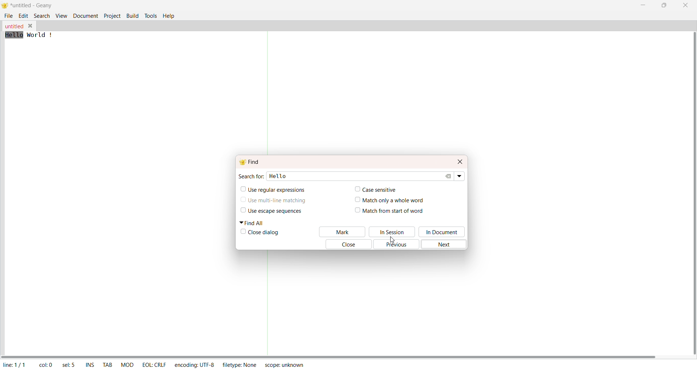 The height and width of the screenshot is (369, 697). Describe the element at coordinates (664, 5) in the screenshot. I see `Maximize` at that location.